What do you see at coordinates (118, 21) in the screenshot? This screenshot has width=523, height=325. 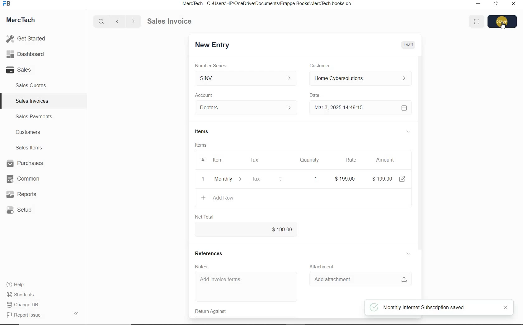 I see `Go back` at bounding box center [118, 21].